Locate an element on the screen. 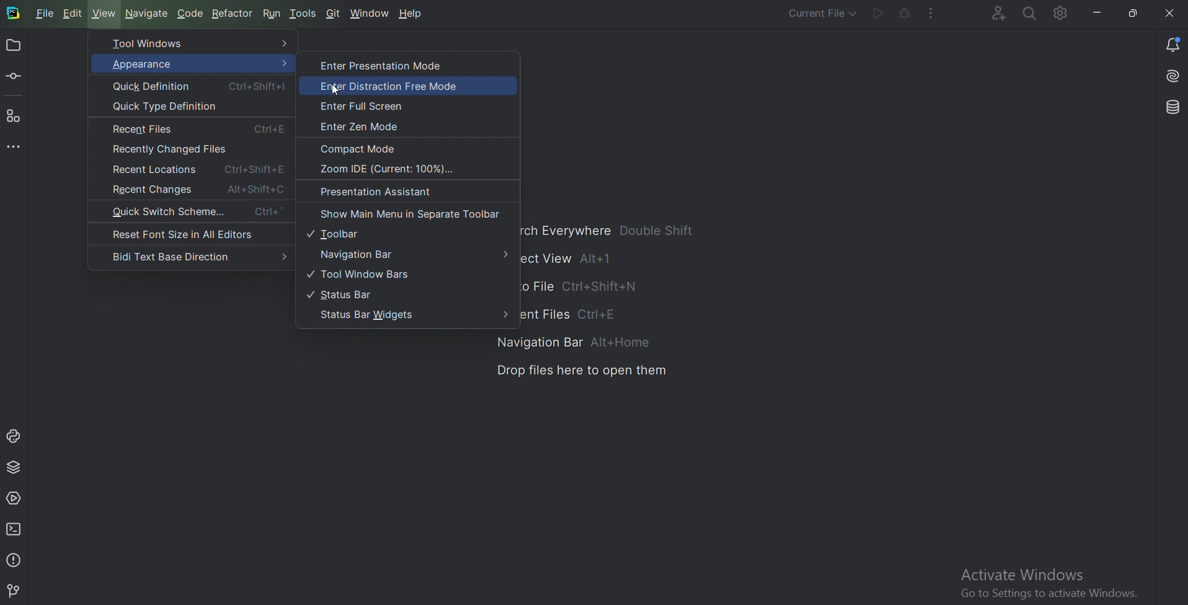 The image size is (1188, 605). Problems is located at coordinates (14, 560).